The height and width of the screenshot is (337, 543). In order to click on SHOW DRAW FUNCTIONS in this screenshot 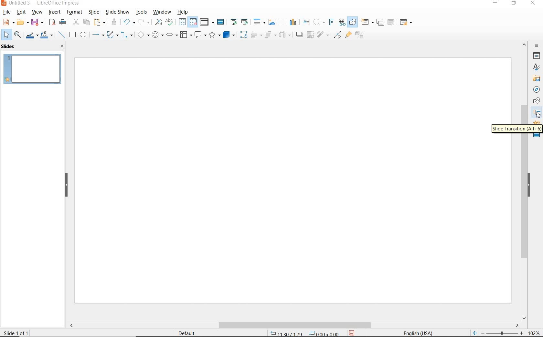, I will do `click(354, 22)`.